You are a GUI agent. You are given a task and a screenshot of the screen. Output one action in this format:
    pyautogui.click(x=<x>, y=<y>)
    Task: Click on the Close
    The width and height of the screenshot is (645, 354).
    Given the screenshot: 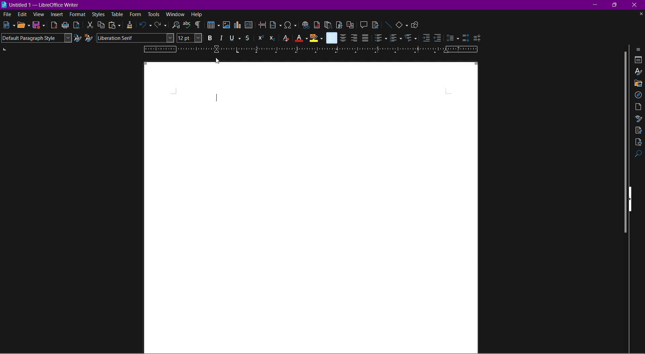 What is the action you would take?
    pyautogui.click(x=637, y=5)
    